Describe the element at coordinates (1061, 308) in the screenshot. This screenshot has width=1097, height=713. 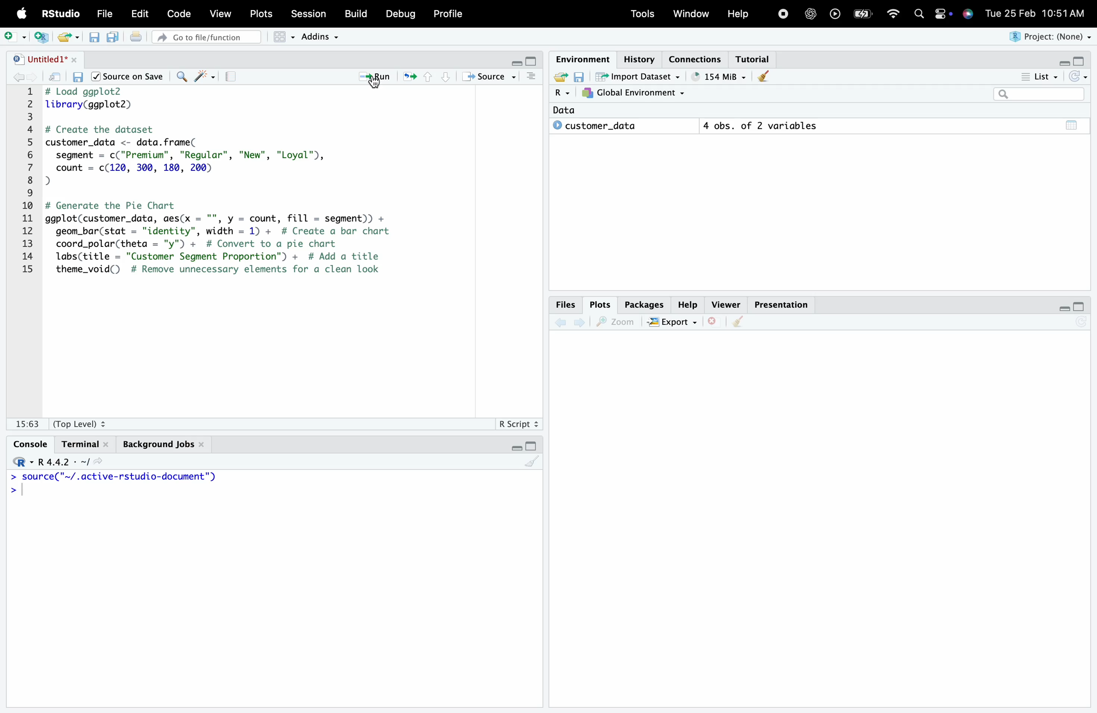
I see `minimise` at that location.